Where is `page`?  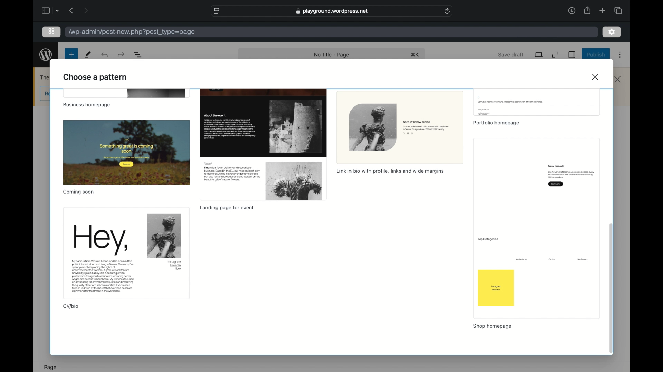 page is located at coordinates (50, 367).